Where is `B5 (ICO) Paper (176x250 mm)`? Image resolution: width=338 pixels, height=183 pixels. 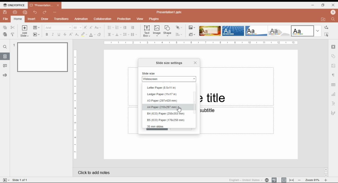
B5 (ICO) Paper (176x250 mm) is located at coordinates (166, 120).